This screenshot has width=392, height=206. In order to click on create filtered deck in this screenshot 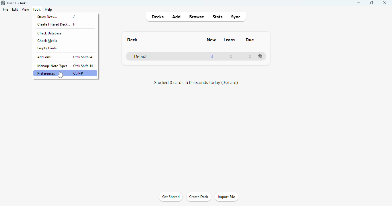, I will do `click(54, 24)`.